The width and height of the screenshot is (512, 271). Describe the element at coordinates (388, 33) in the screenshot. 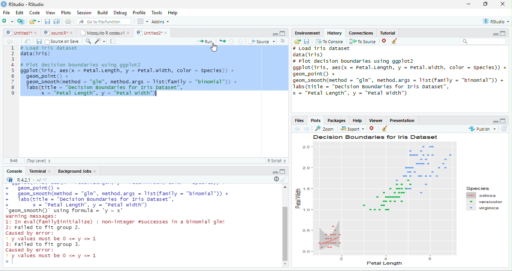

I see `Tutorial` at that location.